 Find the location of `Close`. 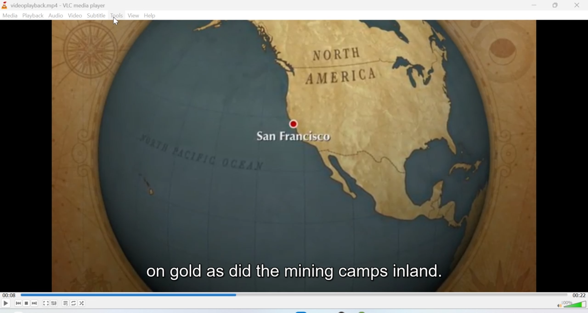

Close is located at coordinates (578, 5).